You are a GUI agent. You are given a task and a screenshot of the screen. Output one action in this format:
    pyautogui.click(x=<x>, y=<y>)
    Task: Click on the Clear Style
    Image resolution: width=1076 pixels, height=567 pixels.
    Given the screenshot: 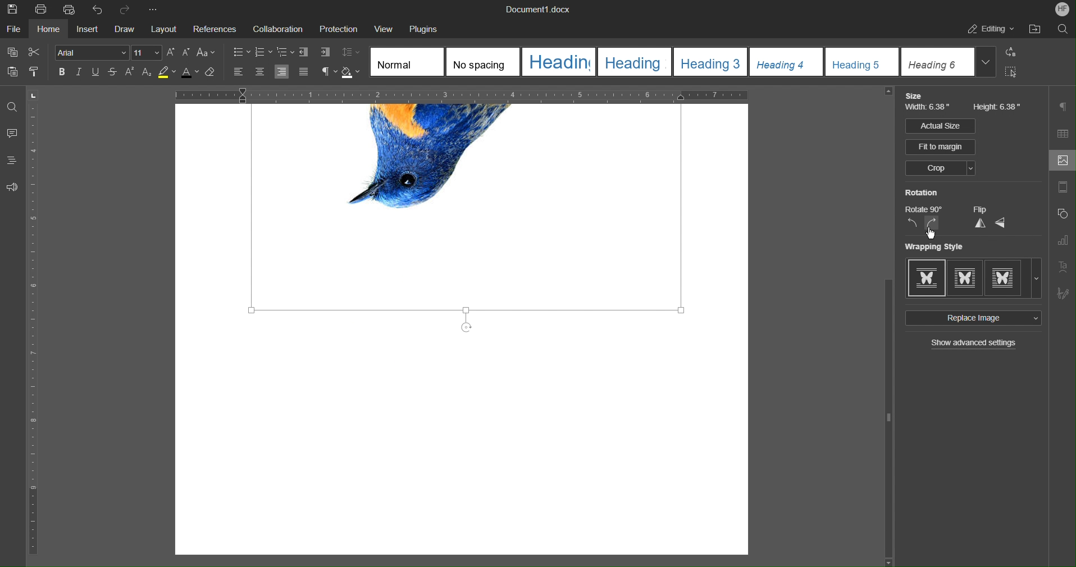 What is the action you would take?
    pyautogui.click(x=213, y=74)
    